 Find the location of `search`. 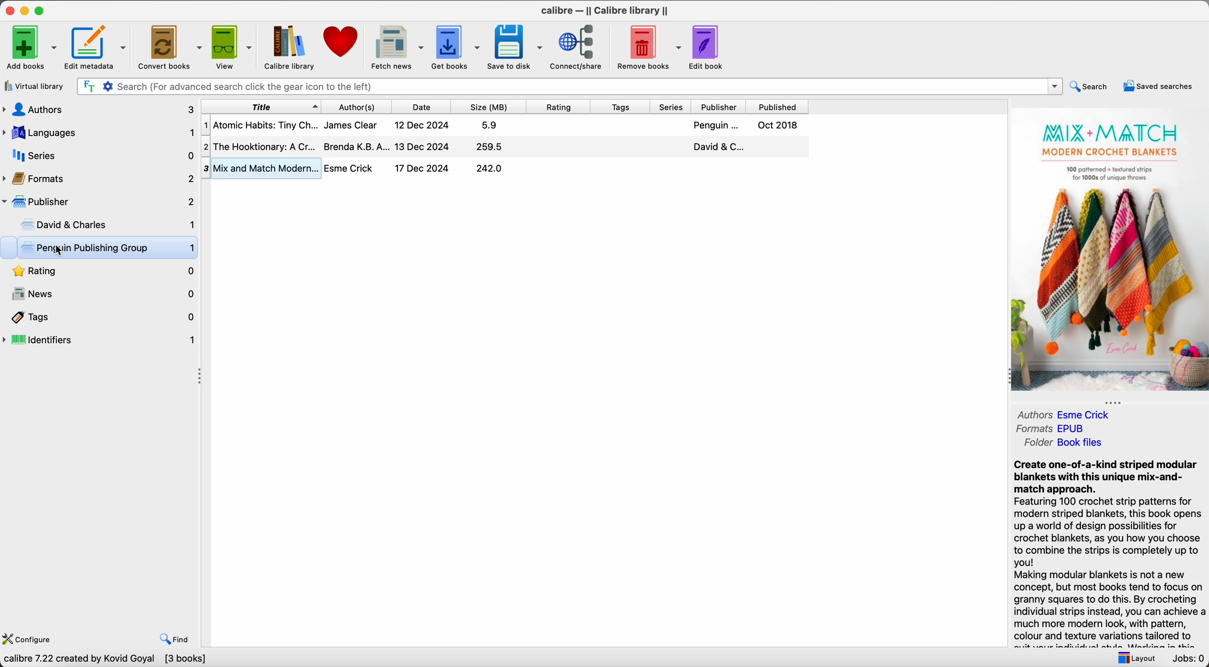

search is located at coordinates (1090, 85).